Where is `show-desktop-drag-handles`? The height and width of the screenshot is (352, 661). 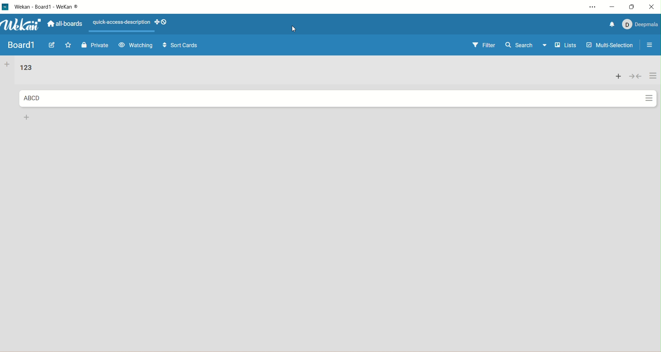 show-desktop-drag-handles is located at coordinates (160, 23).